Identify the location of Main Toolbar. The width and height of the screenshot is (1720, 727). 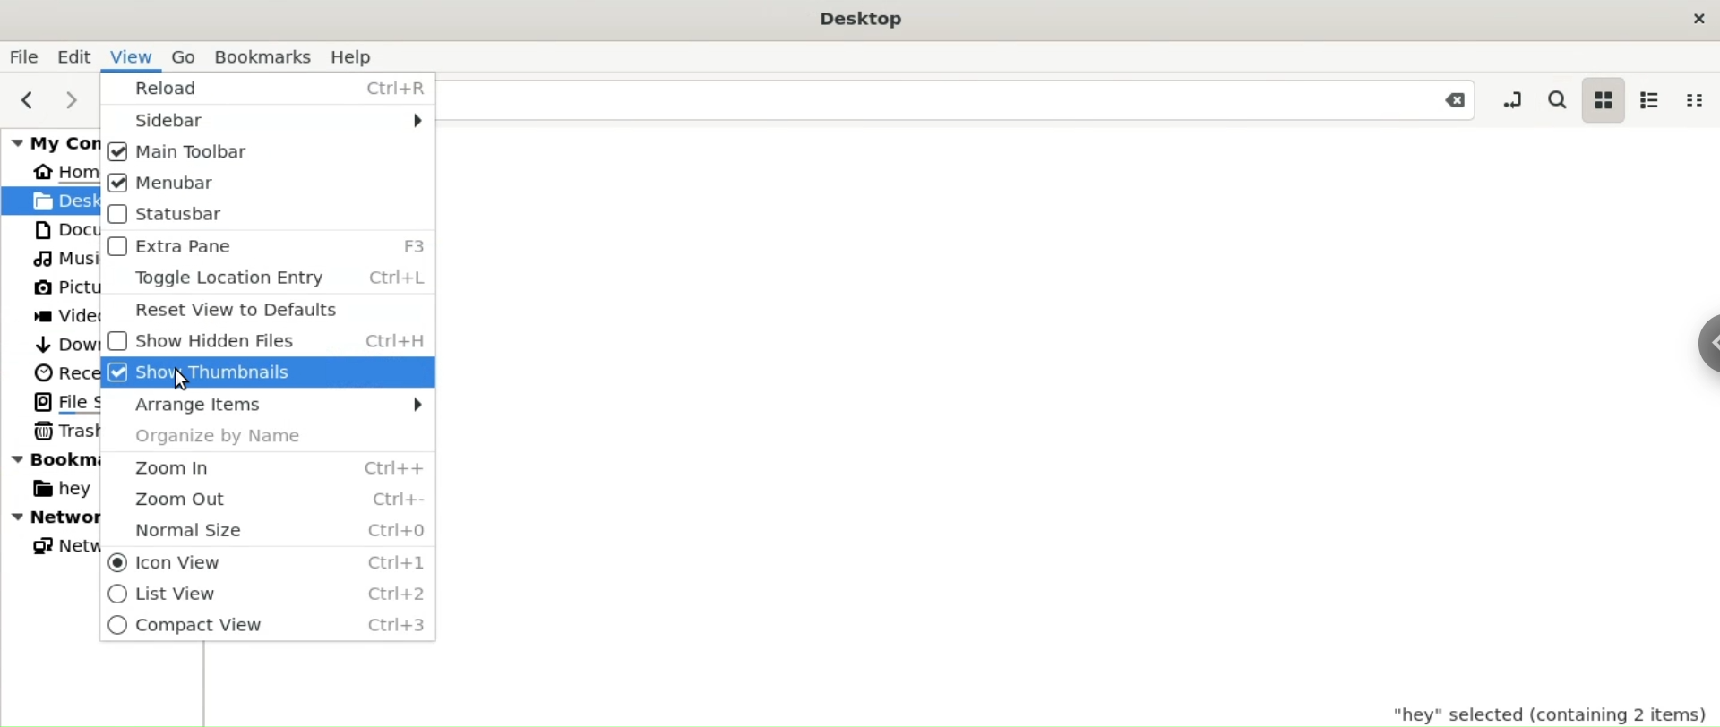
(267, 147).